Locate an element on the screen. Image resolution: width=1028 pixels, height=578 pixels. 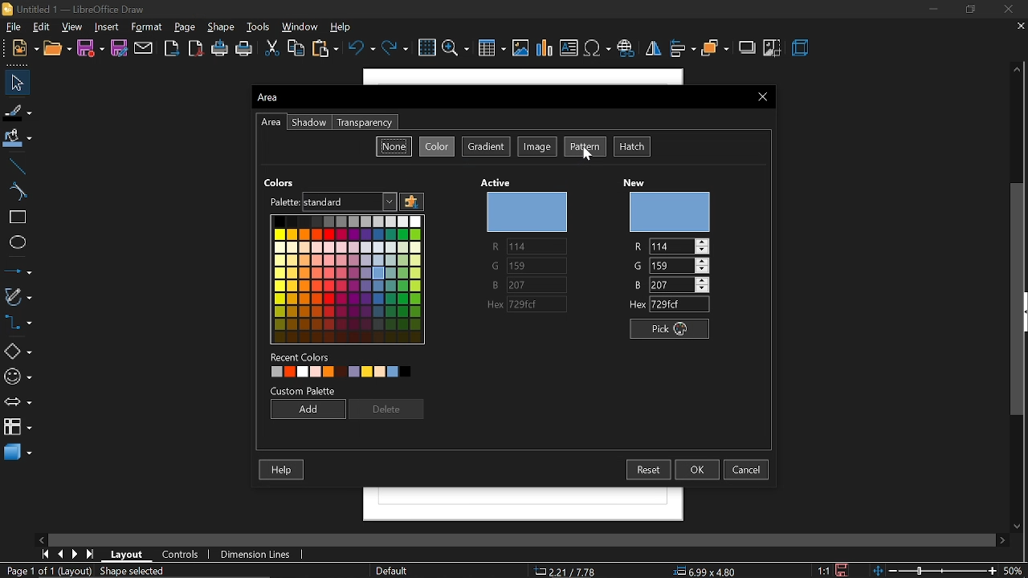
selection info is located at coordinates (134, 571).